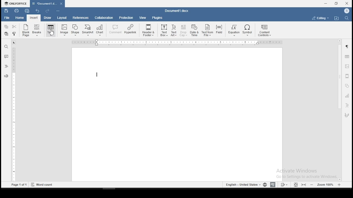  I want to click on open file location, so click(336, 18).